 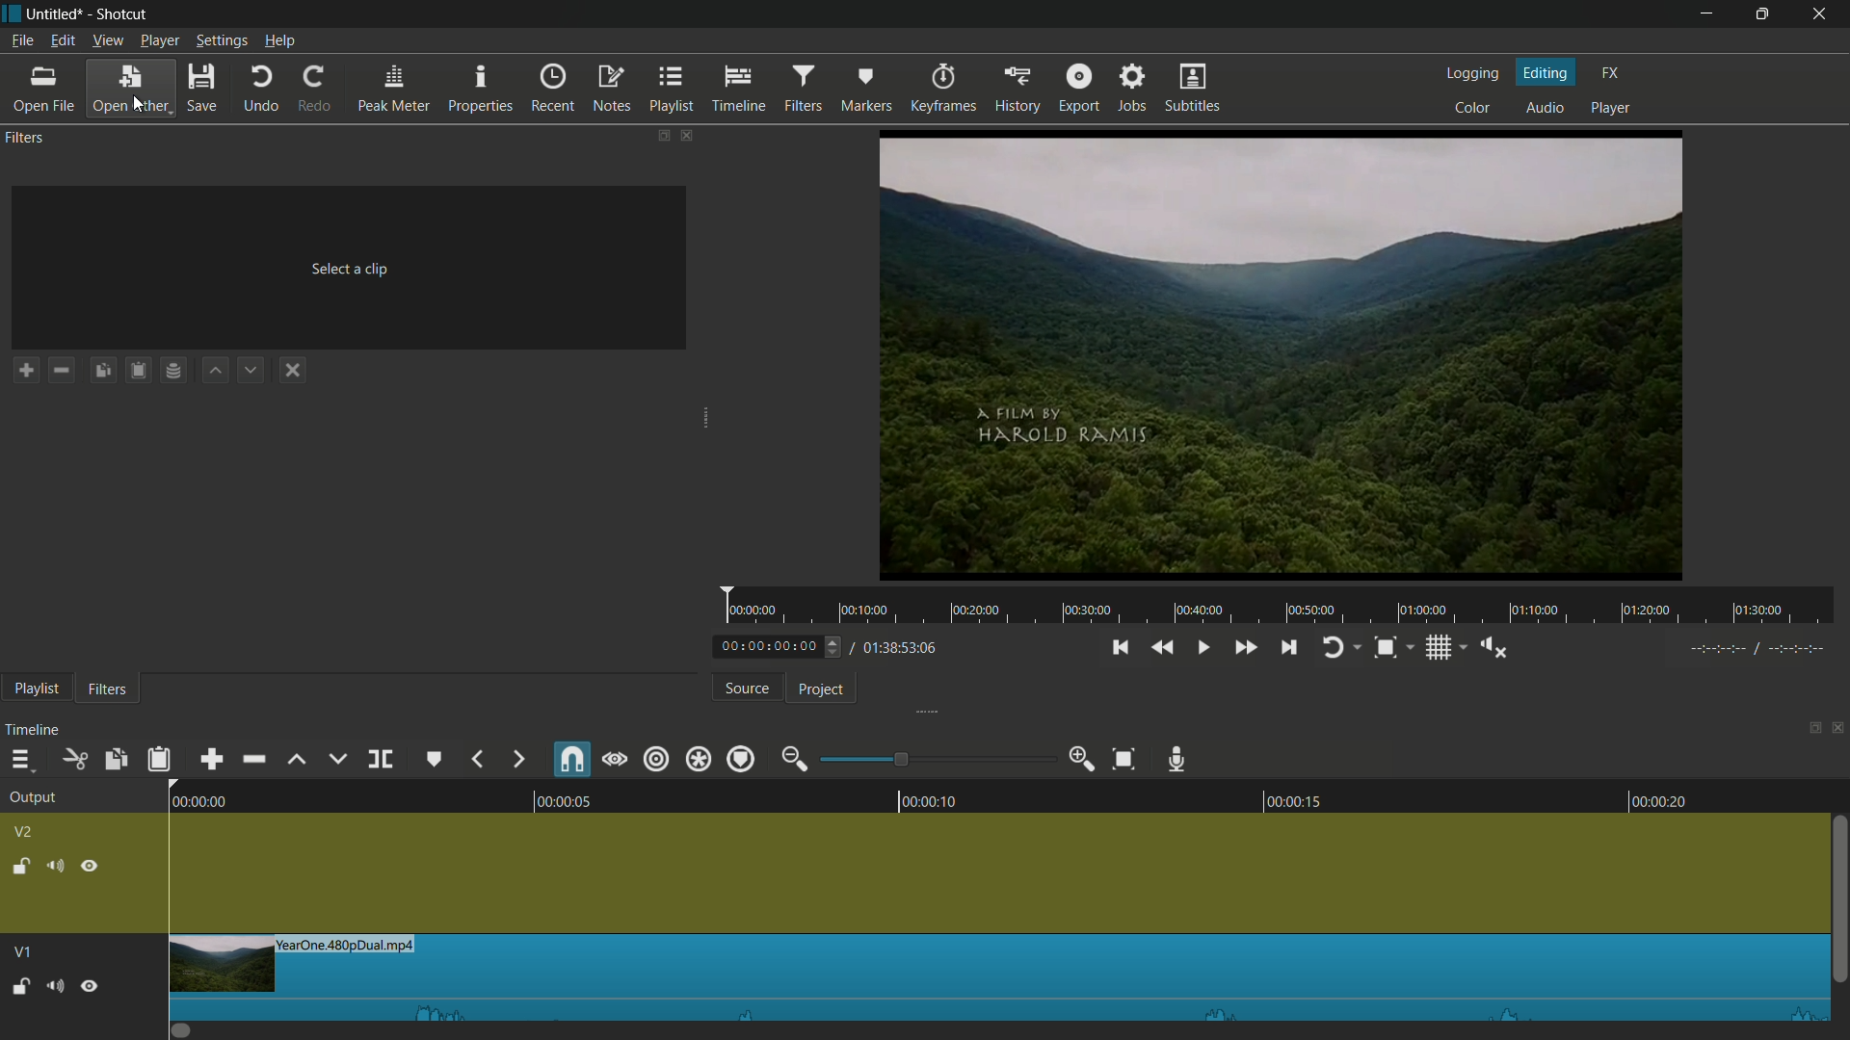 I want to click on filters, so click(x=802, y=90).